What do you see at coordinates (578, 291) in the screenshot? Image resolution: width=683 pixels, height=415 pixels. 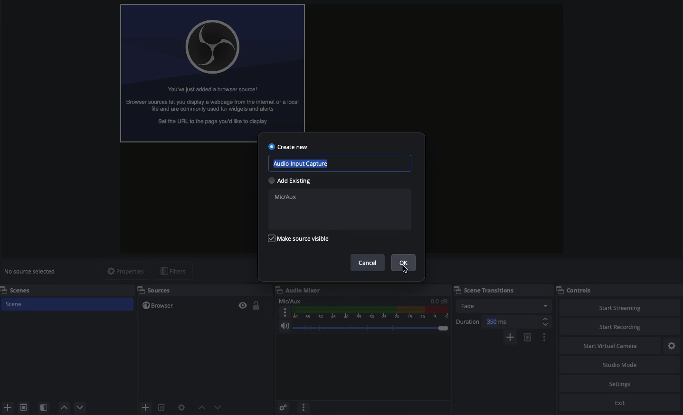 I see `Controls` at bounding box center [578, 291].